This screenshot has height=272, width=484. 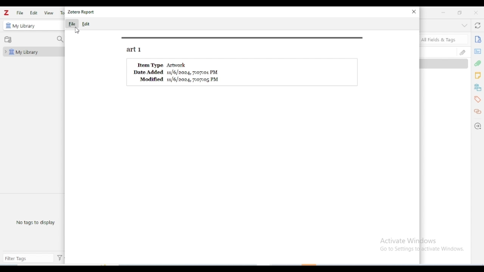 What do you see at coordinates (478, 100) in the screenshot?
I see `tags` at bounding box center [478, 100].